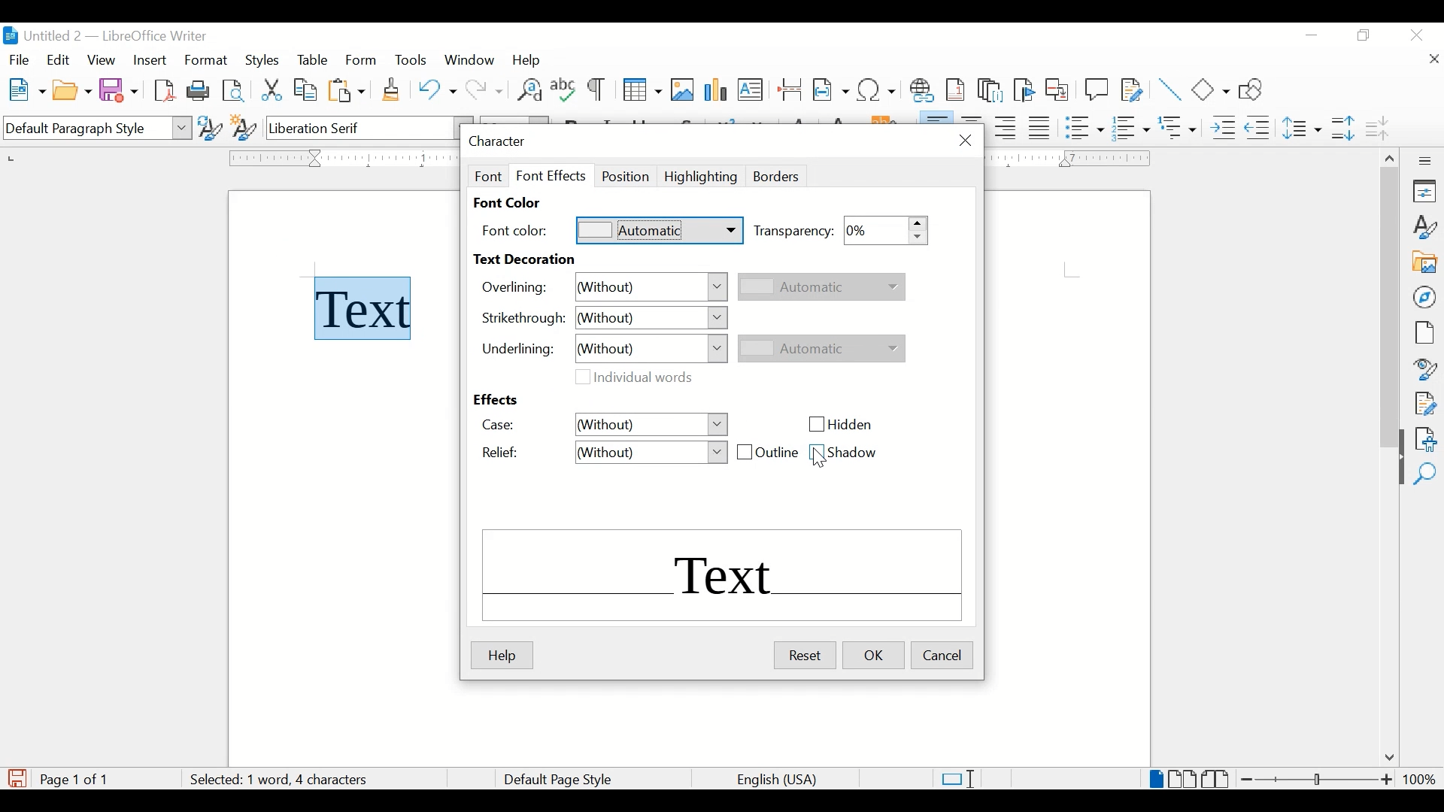  Describe the element at coordinates (660, 231) in the screenshot. I see `automatic dropdown` at that location.